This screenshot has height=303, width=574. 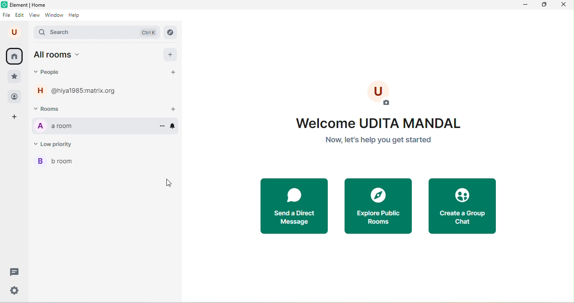 I want to click on add, so click(x=171, y=54).